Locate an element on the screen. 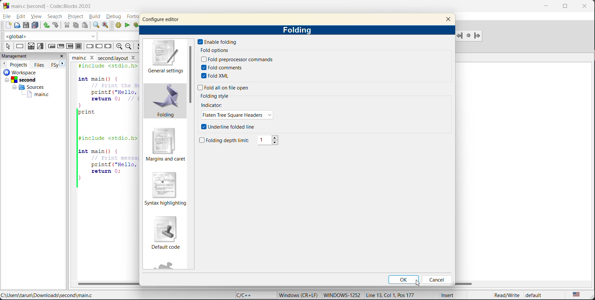  Insert is located at coordinates (445, 296).